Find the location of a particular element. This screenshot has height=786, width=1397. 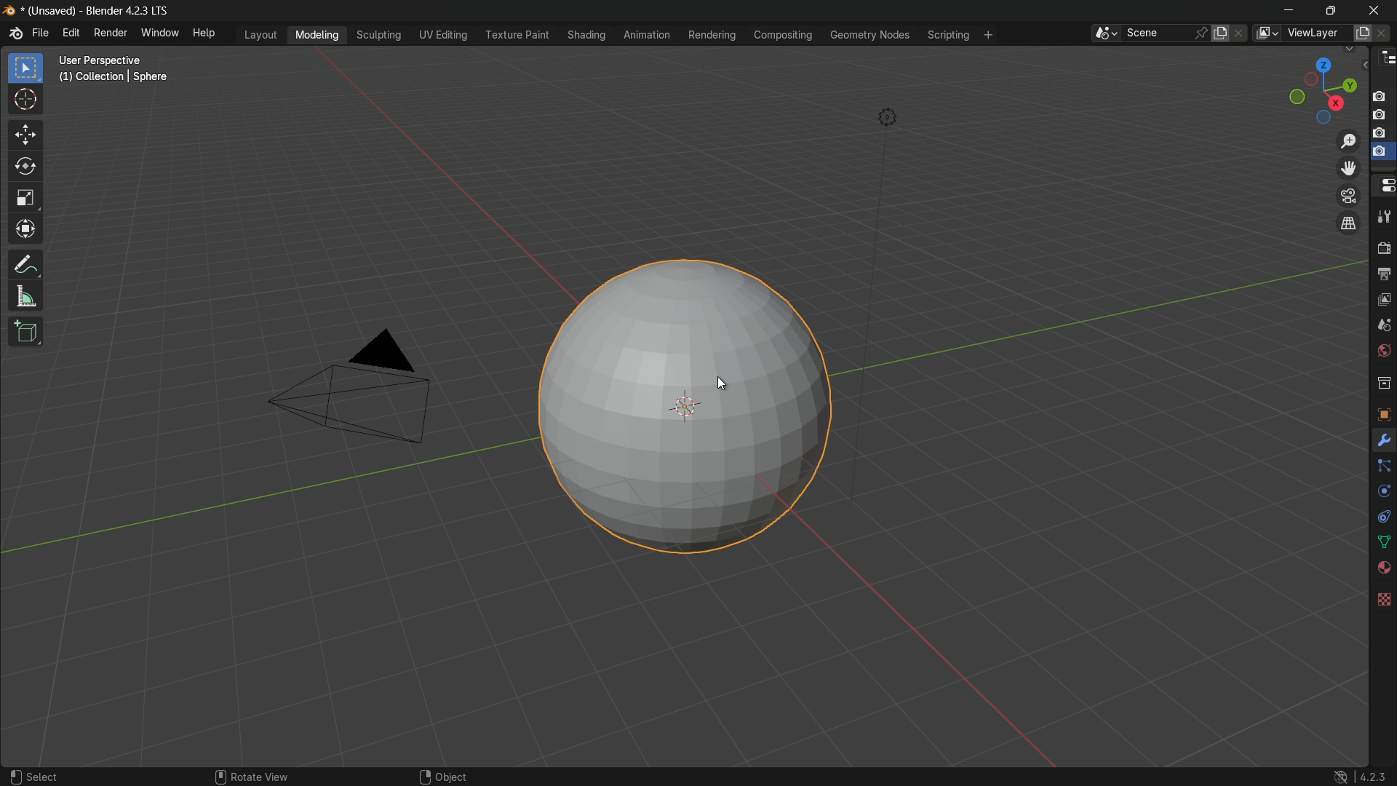

data is located at coordinates (1382, 541).